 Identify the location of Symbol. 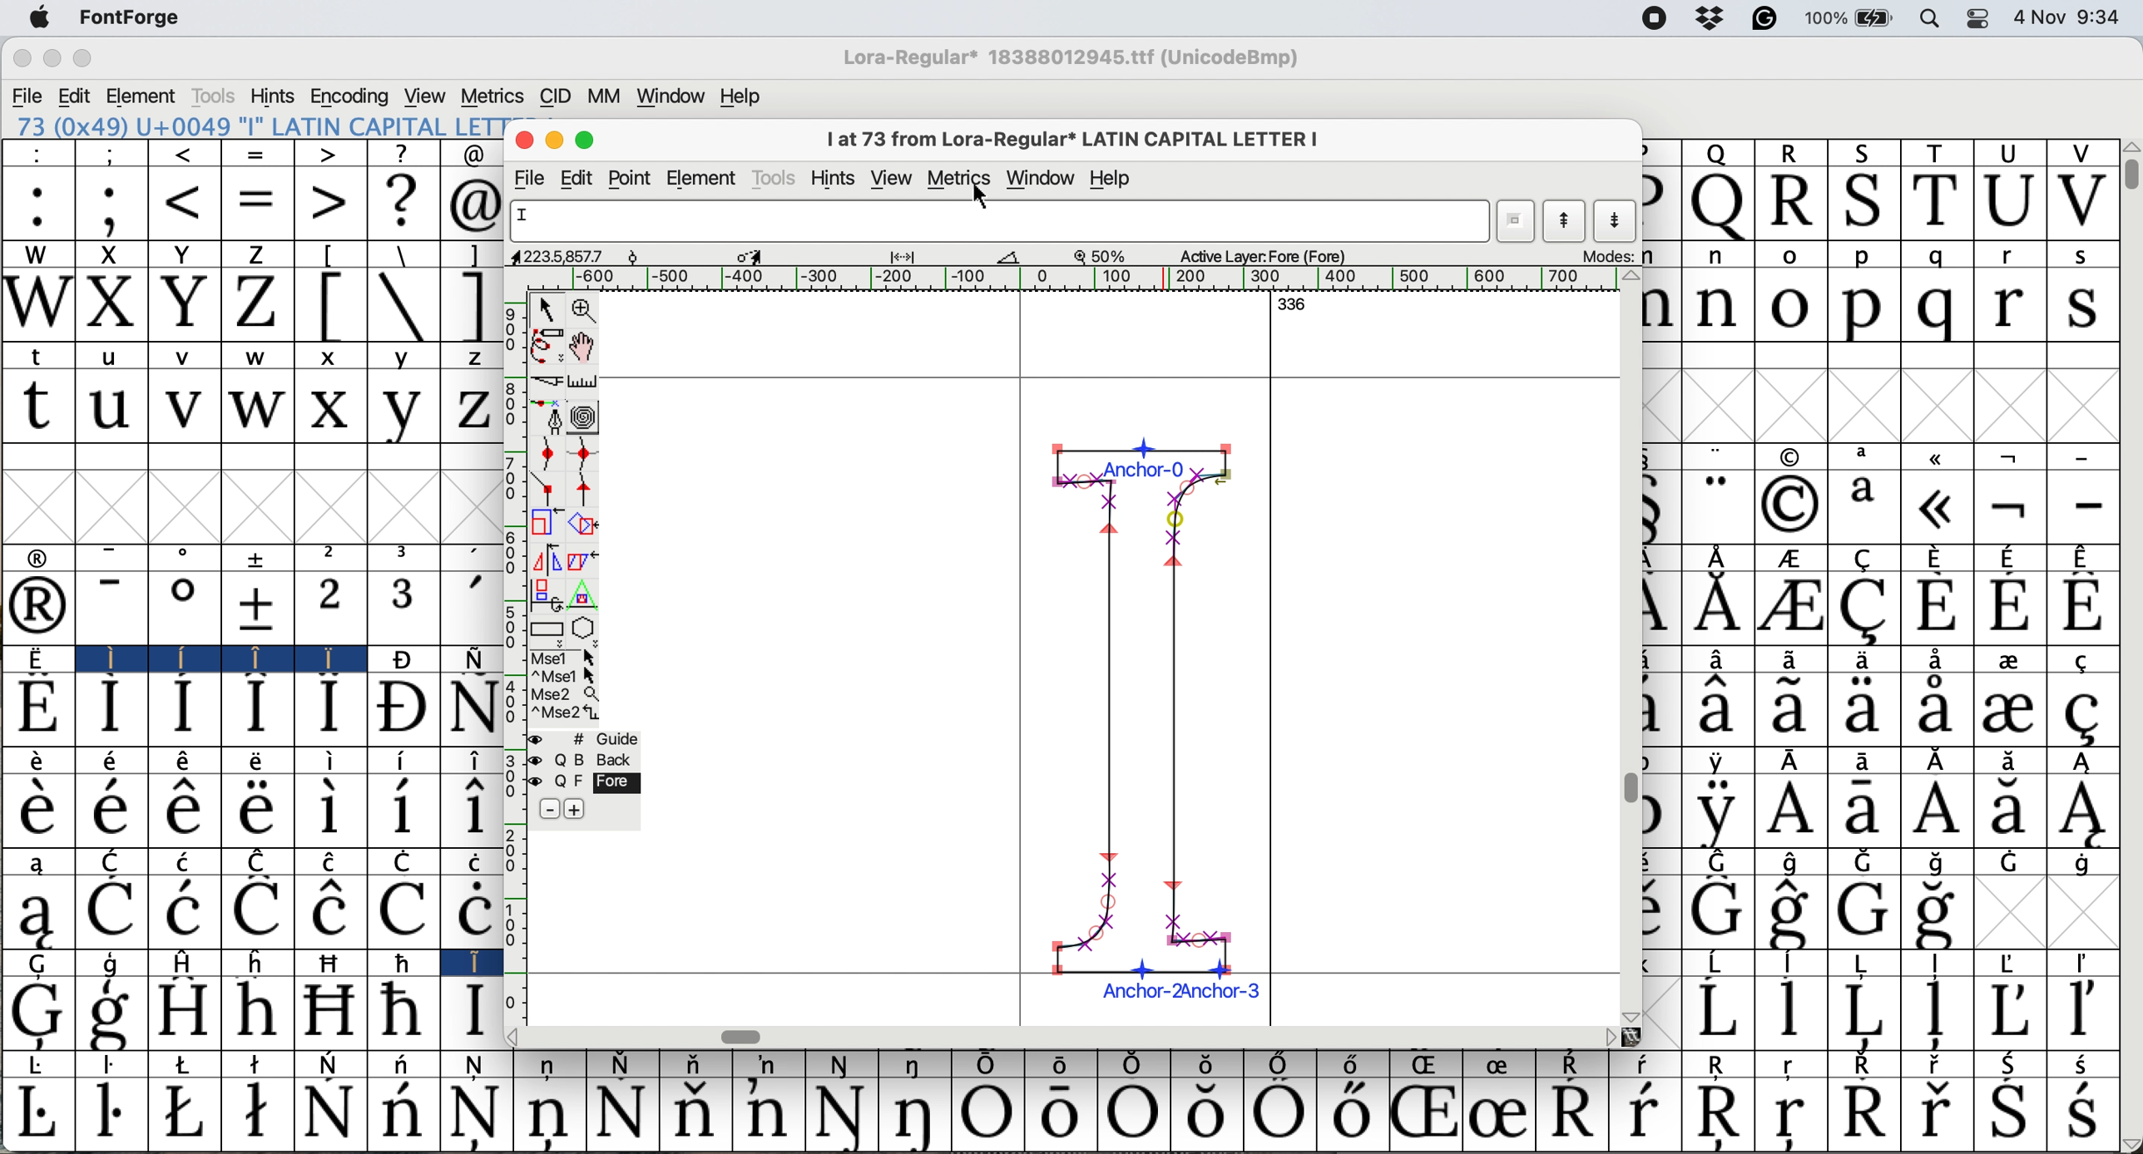
(1873, 964).